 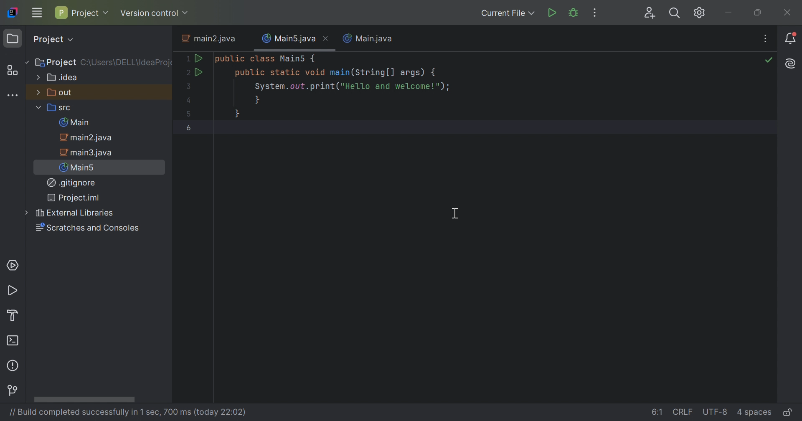 I want to click on C:\Users\DELL\IdeaProject, so click(x=127, y=63).